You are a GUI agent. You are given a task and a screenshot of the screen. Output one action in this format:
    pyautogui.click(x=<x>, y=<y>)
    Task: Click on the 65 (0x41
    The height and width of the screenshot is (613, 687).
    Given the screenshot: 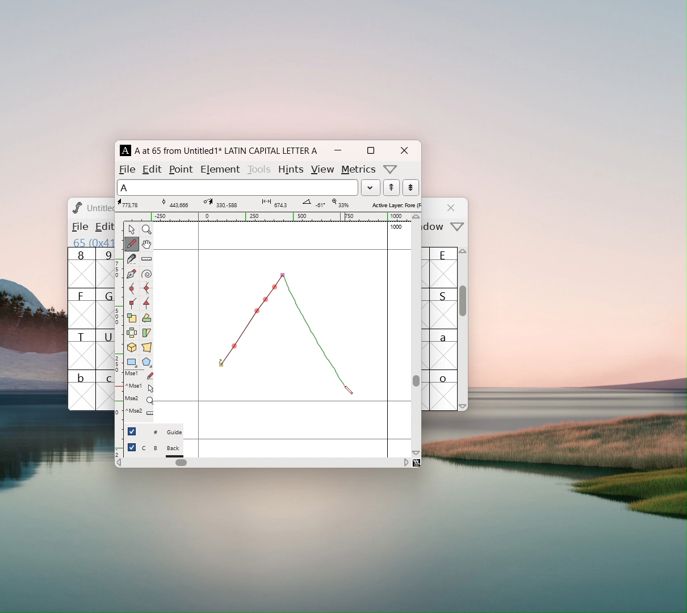 What is the action you would take?
    pyautogui.click(x=91, y=242)
    